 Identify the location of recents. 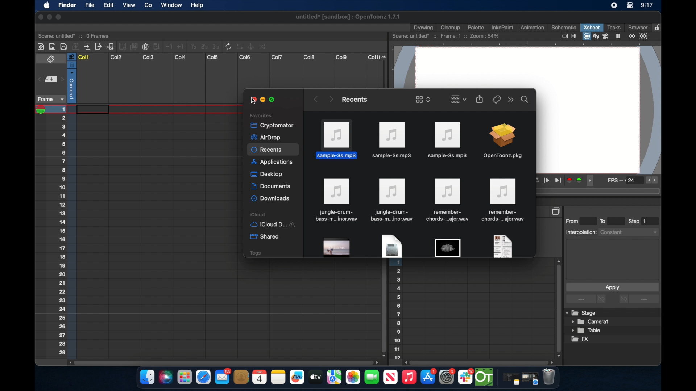
(354, 99).